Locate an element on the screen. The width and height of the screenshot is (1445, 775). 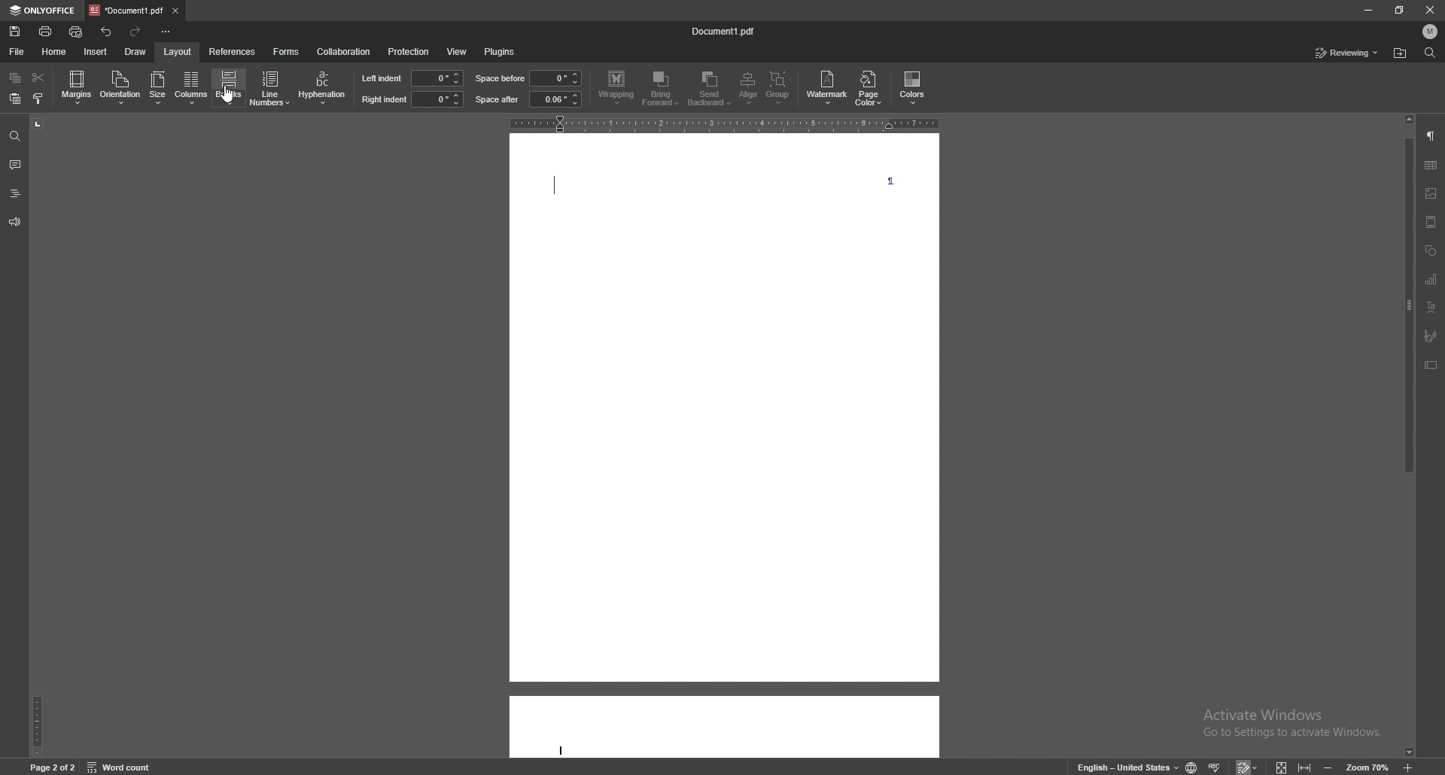
chart is located at coordinates (1429, 278).